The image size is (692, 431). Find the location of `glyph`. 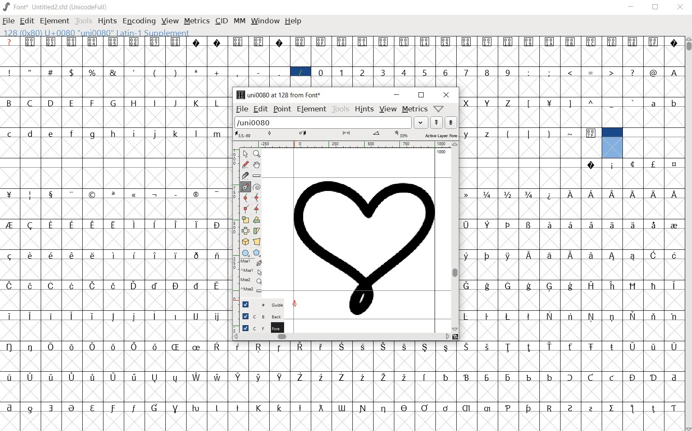

glyph is located at coordinates (134, 255).